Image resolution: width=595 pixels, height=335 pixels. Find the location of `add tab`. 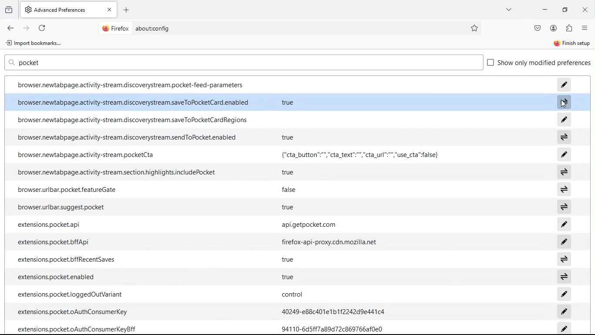

add tab is located at coordinates (128, 9).